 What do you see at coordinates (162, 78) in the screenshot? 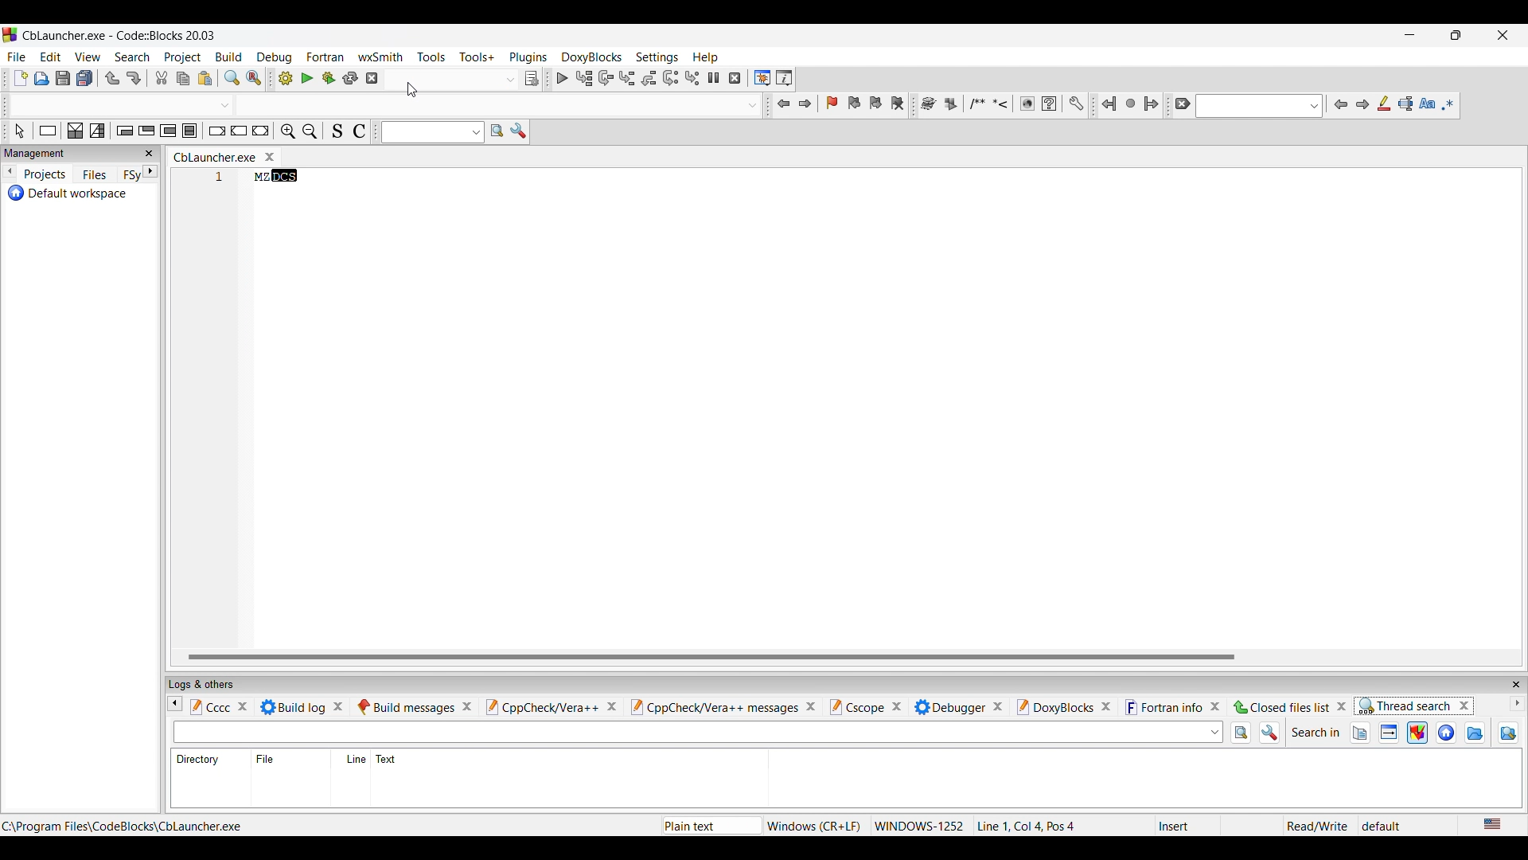
I see `Cut` at bounding box center [162, 78].